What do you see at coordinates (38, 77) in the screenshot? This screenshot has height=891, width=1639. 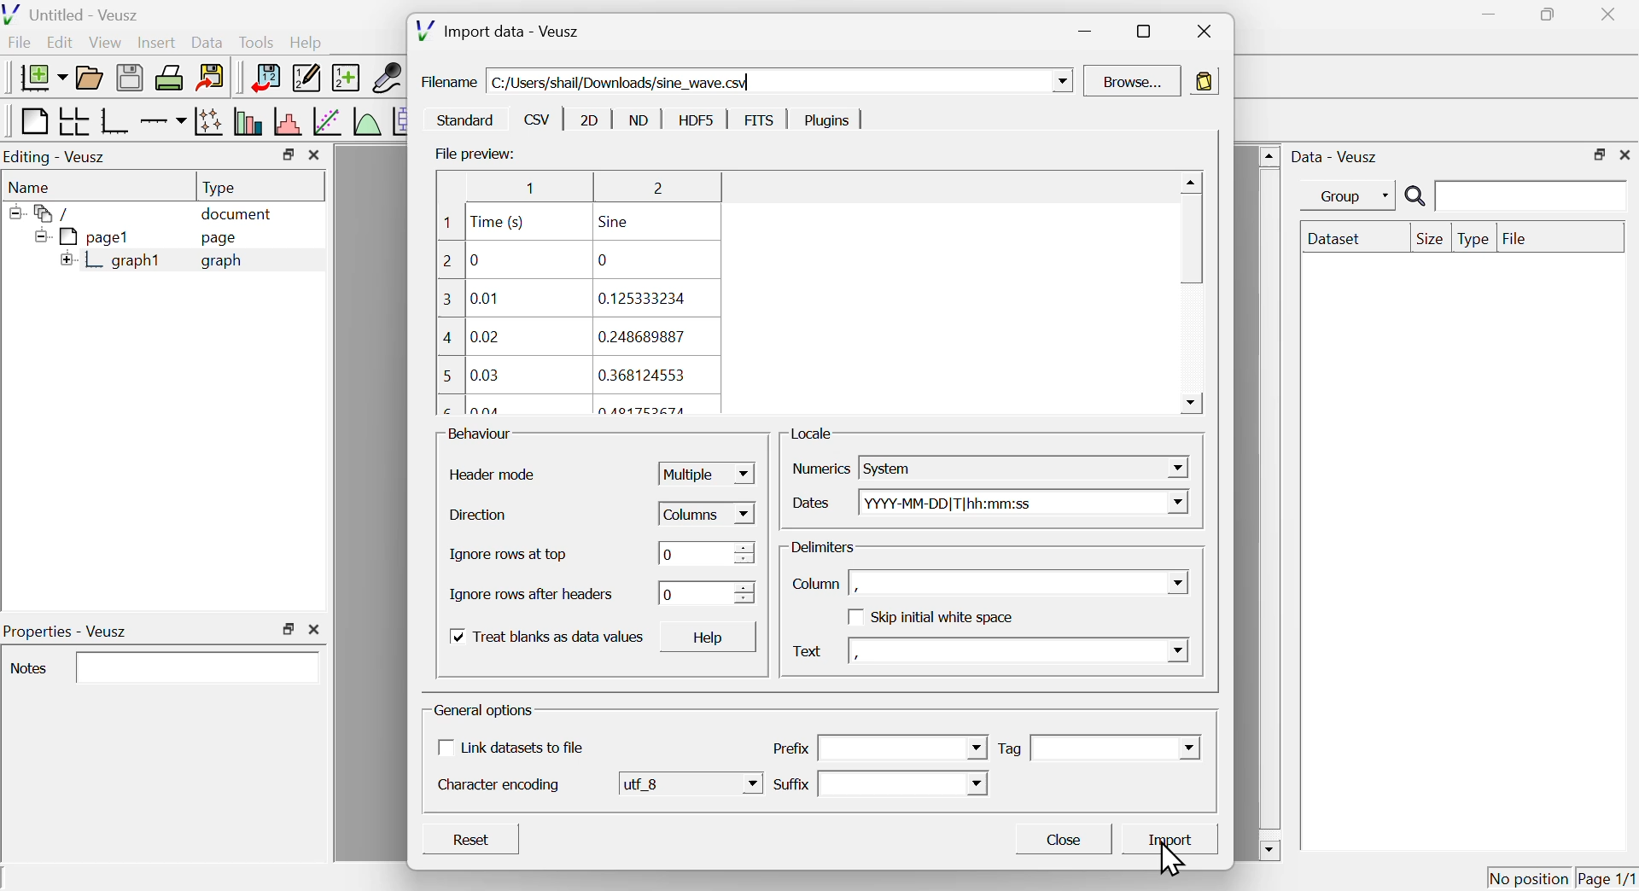 I see `new document` at bounding box center [38, 77].